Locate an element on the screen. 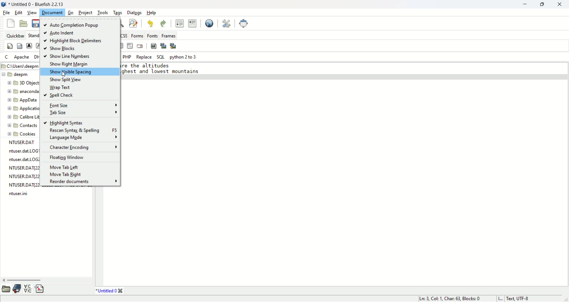  I is located at coordinates (501, 298).